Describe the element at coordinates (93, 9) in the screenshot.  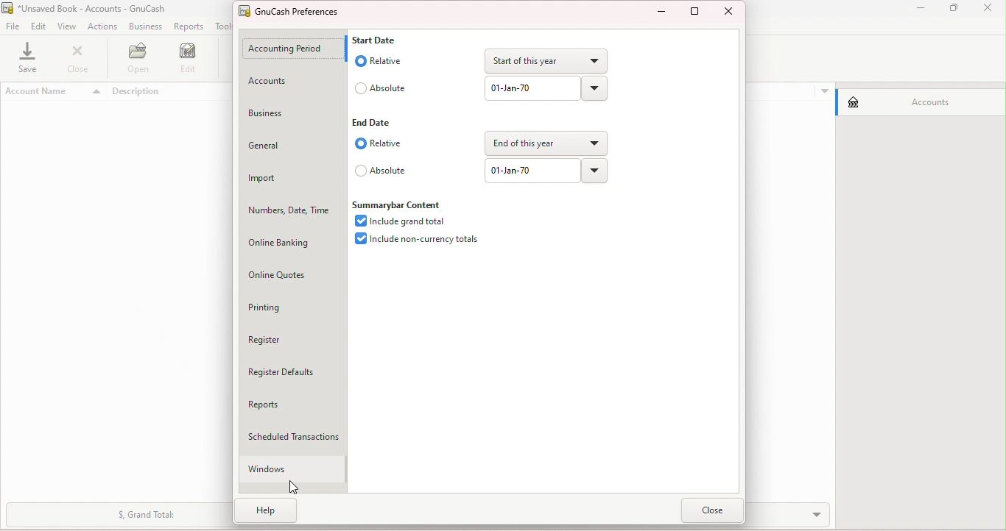
I see `File name` at that location.